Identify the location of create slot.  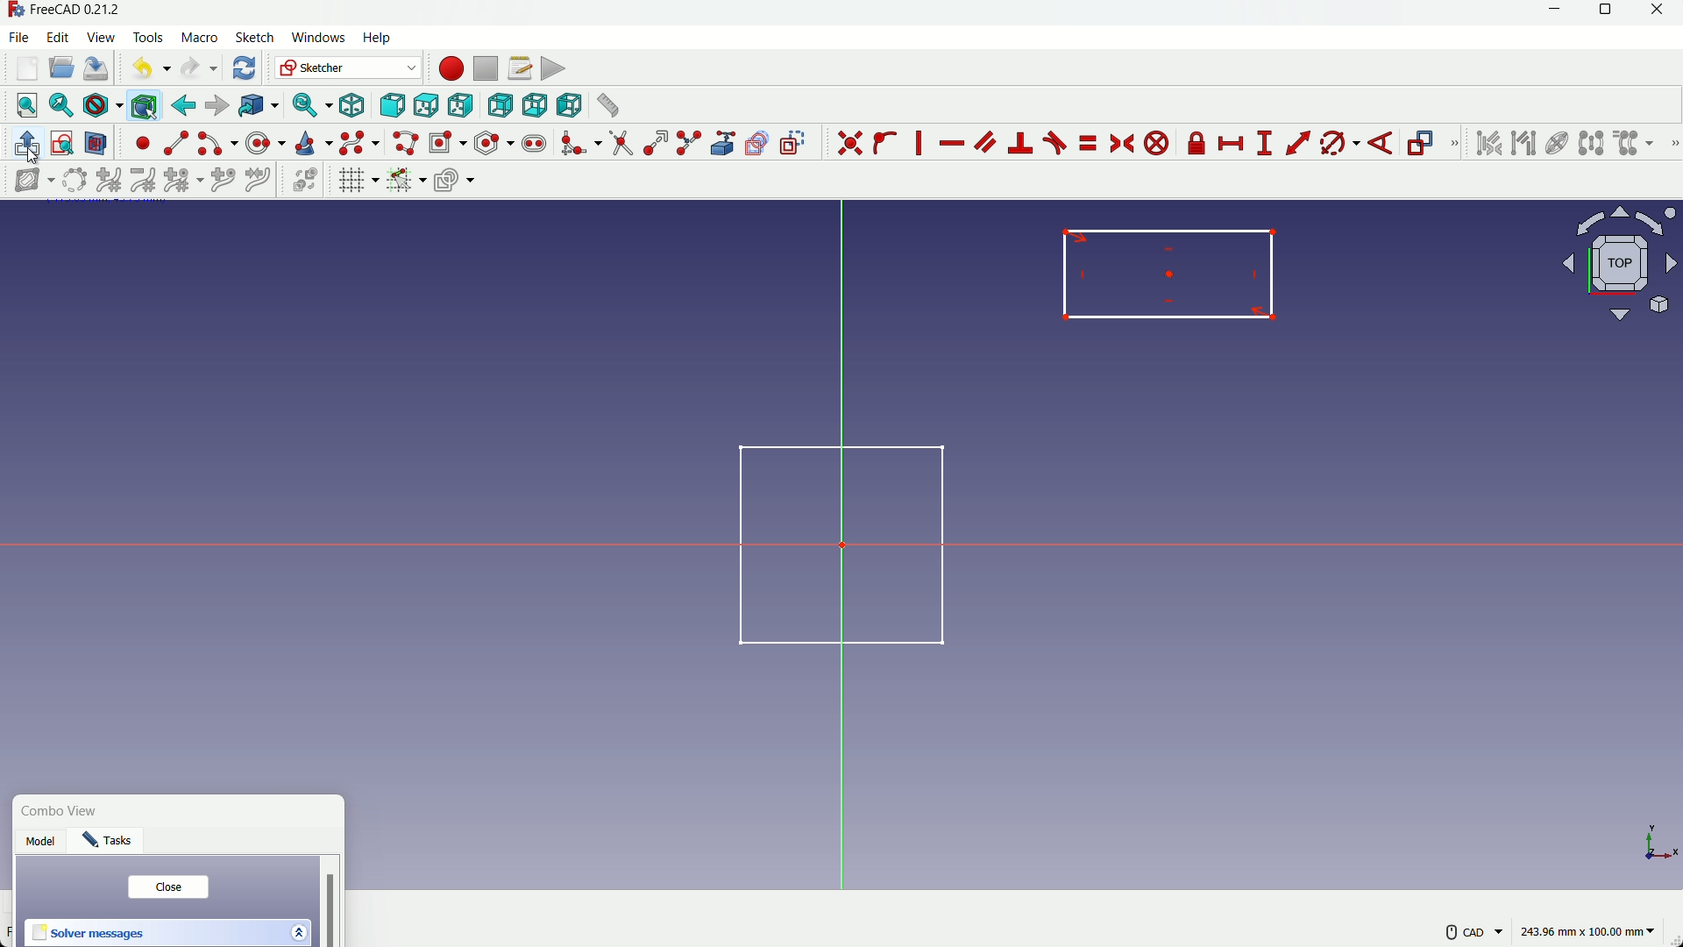
(534, 144).